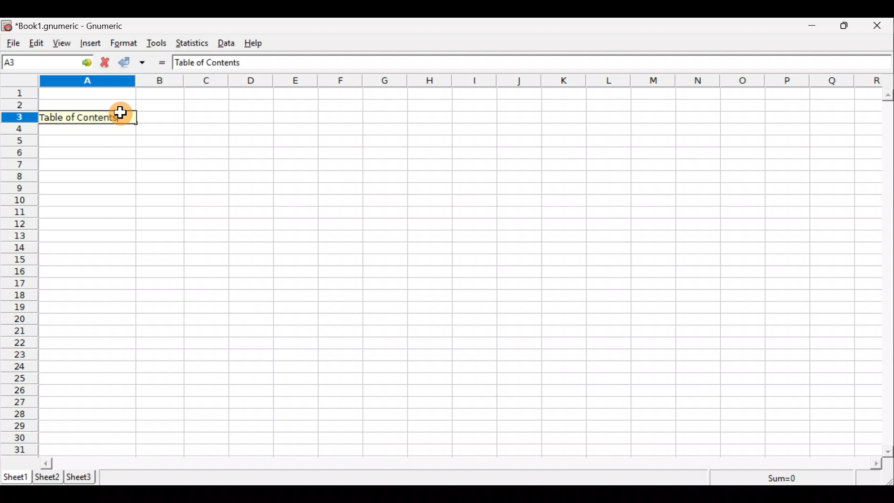 The height and width of the screenshot is (503, 894). Describe the element at coordinates (107, 63) in the screenshot. I see `Cancel change` at that location.